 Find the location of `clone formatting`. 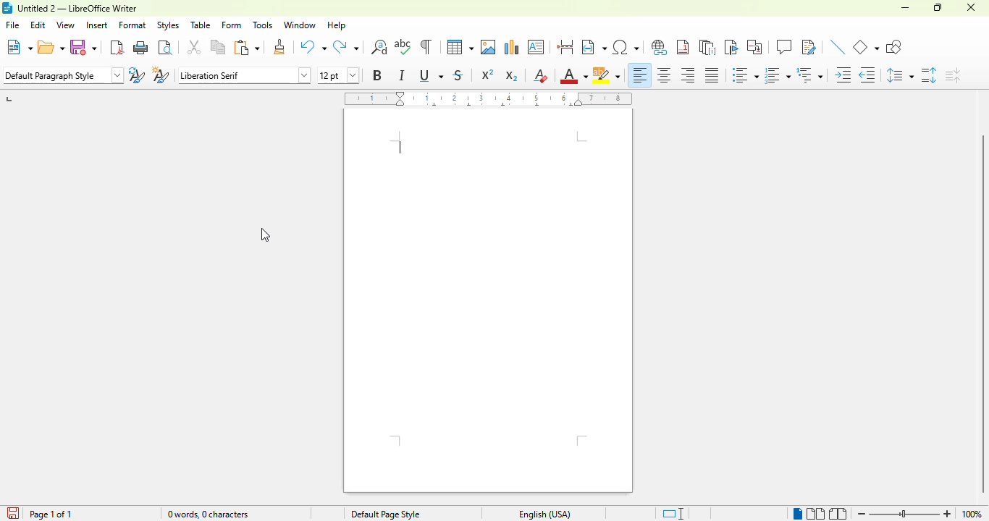

clone formatting is located at coordinates (279, 47).